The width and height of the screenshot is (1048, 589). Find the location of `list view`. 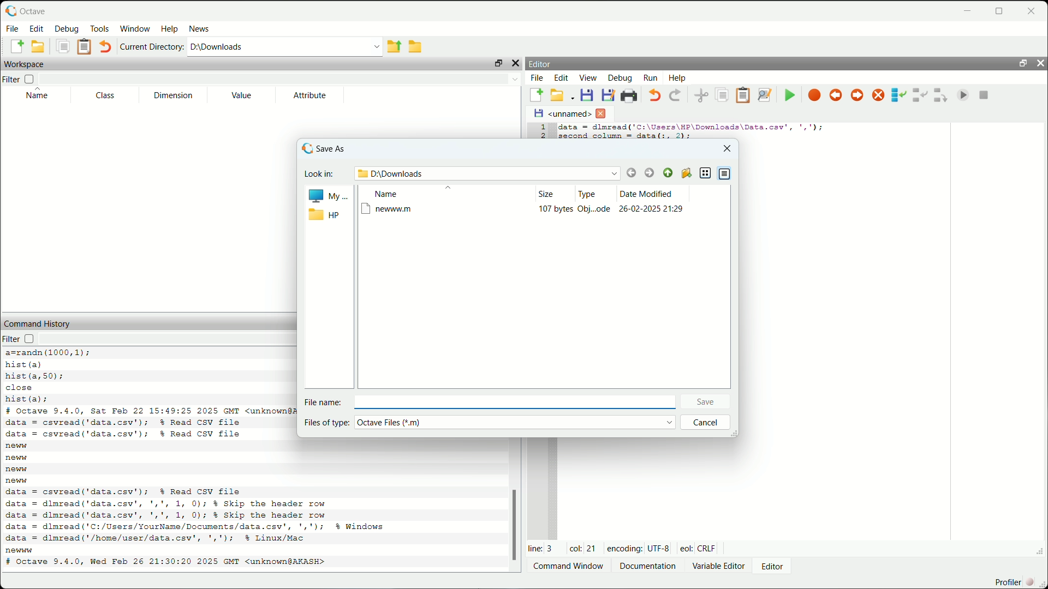

list view is located at coordinates (706, 173).